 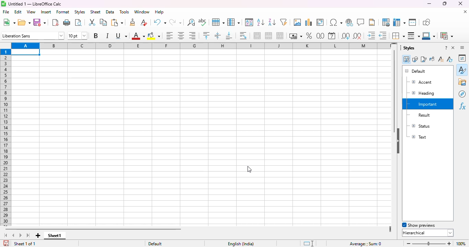 I want to click on align right, so click(x=192, y=35).